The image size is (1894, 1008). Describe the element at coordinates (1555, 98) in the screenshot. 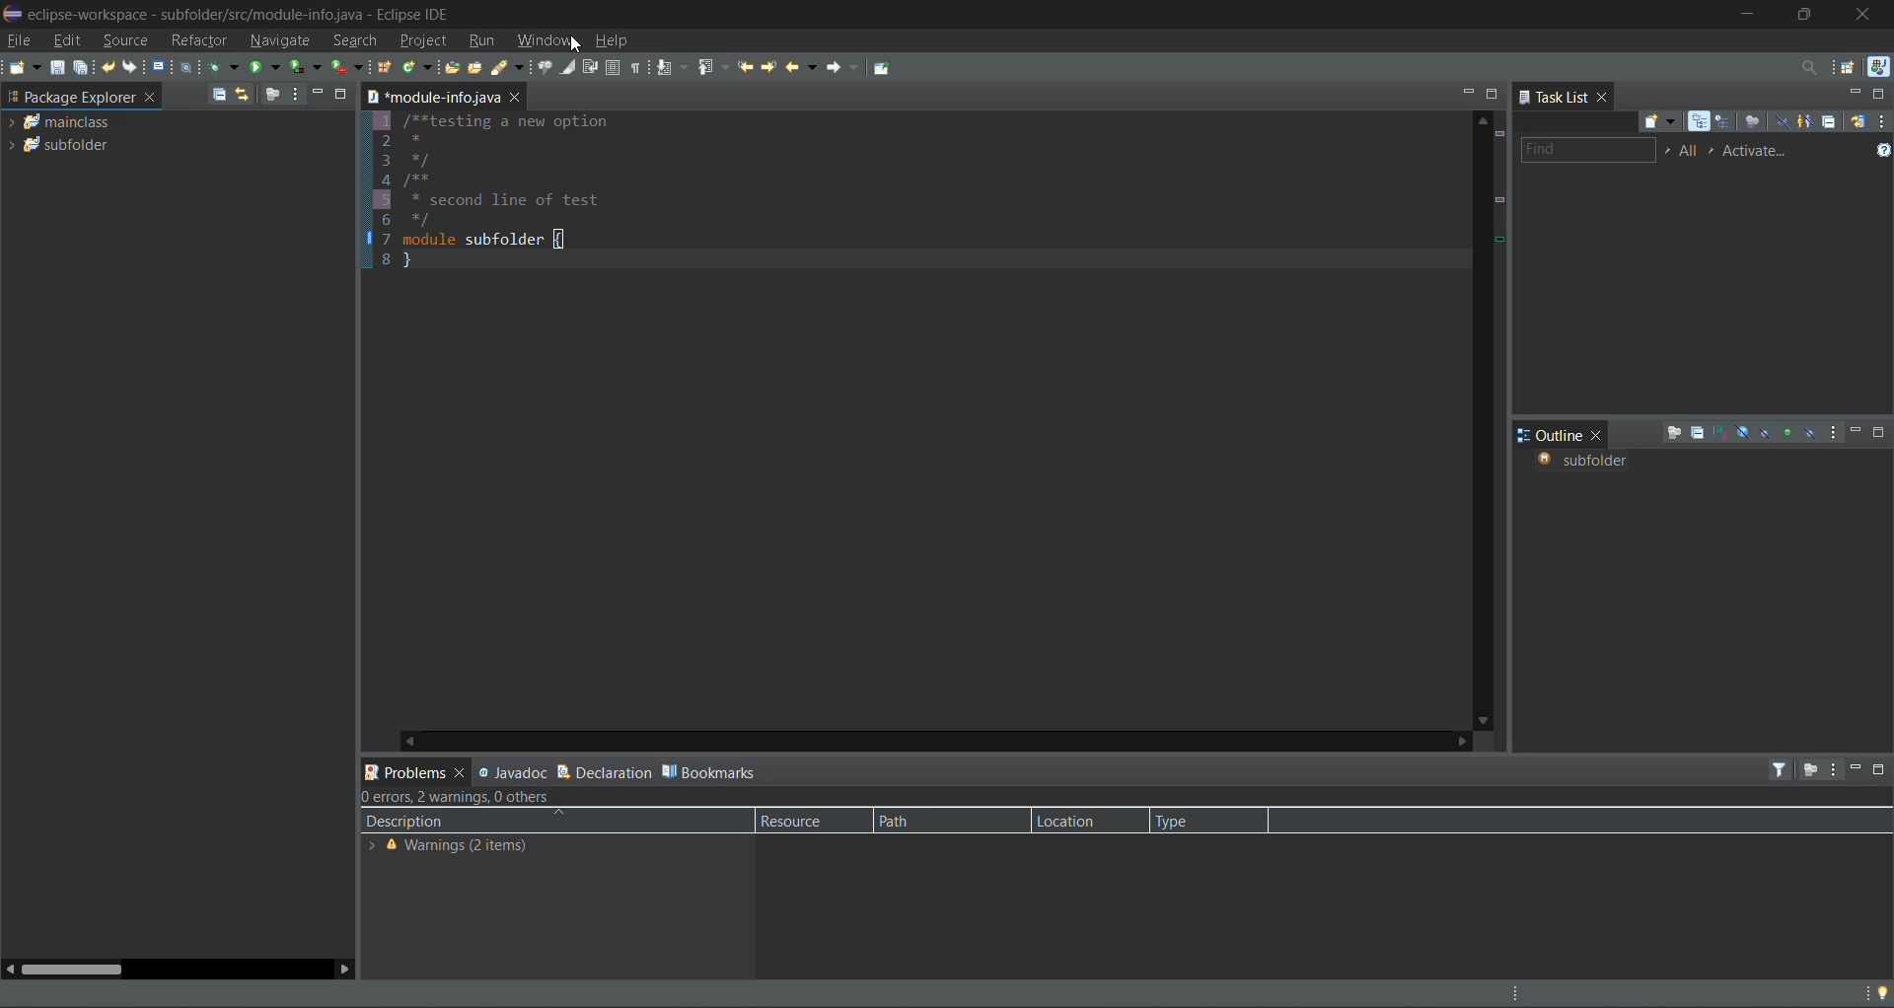

I see `task list` at that location.